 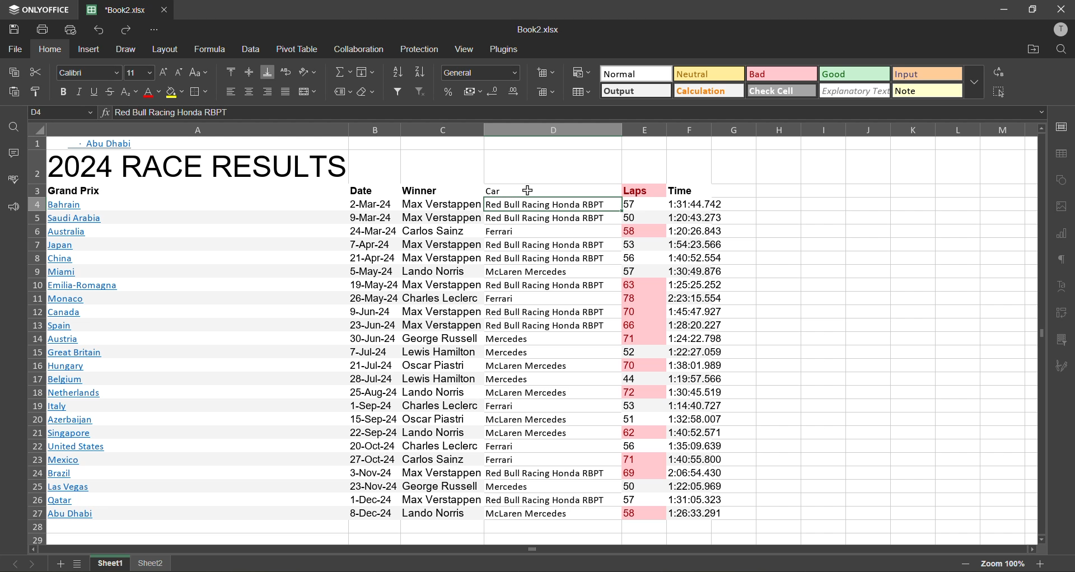 I want to click on find, so click(x=17, y=129).